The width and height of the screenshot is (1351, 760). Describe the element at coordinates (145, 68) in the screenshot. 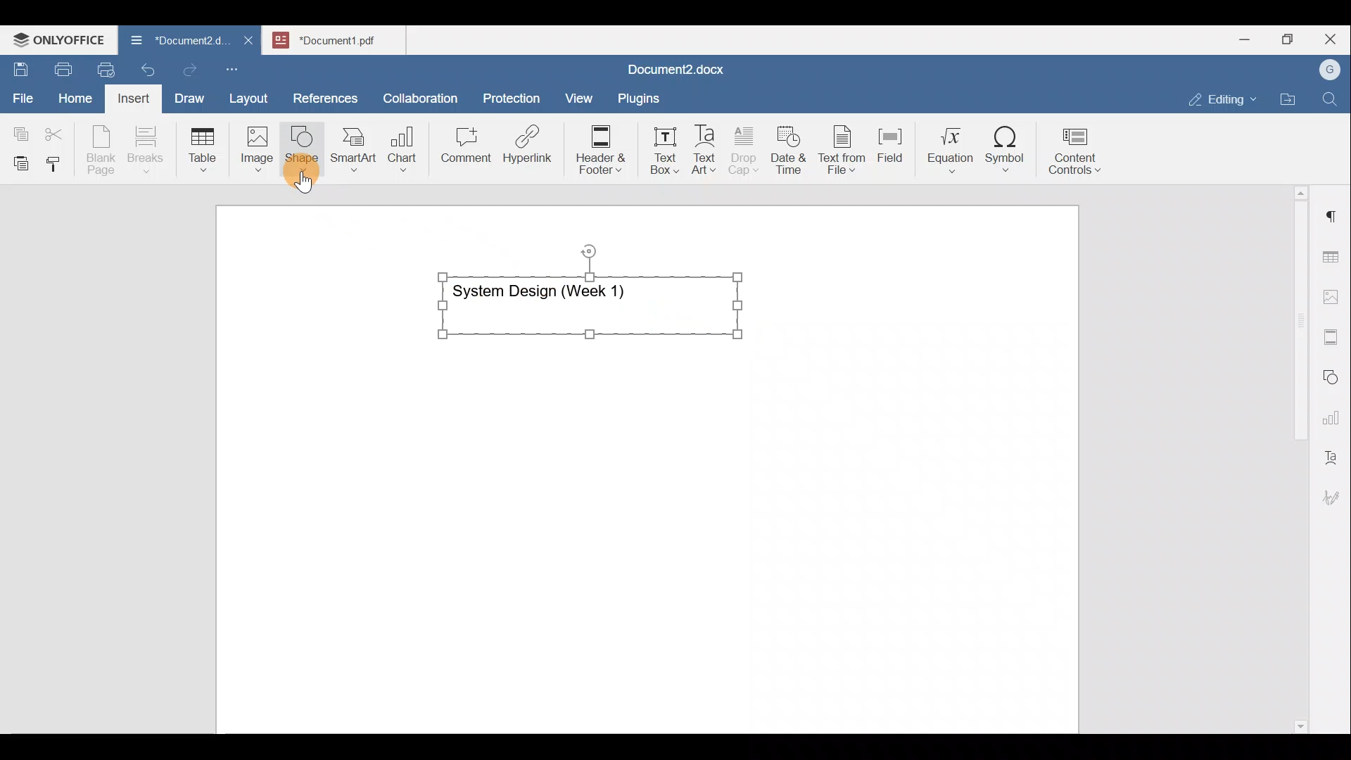

I see `Undo` at that location.